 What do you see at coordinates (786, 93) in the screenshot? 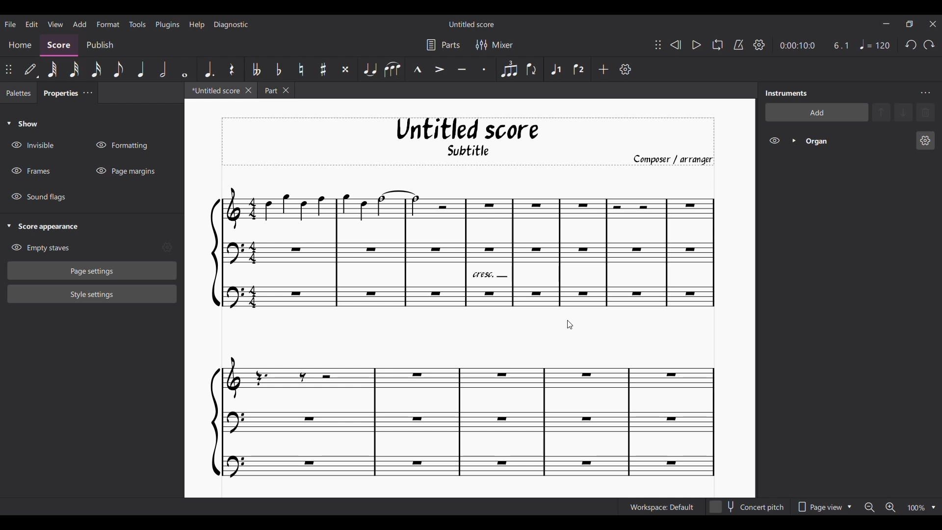
I see `Panel title` at bounding box center [786, 93].